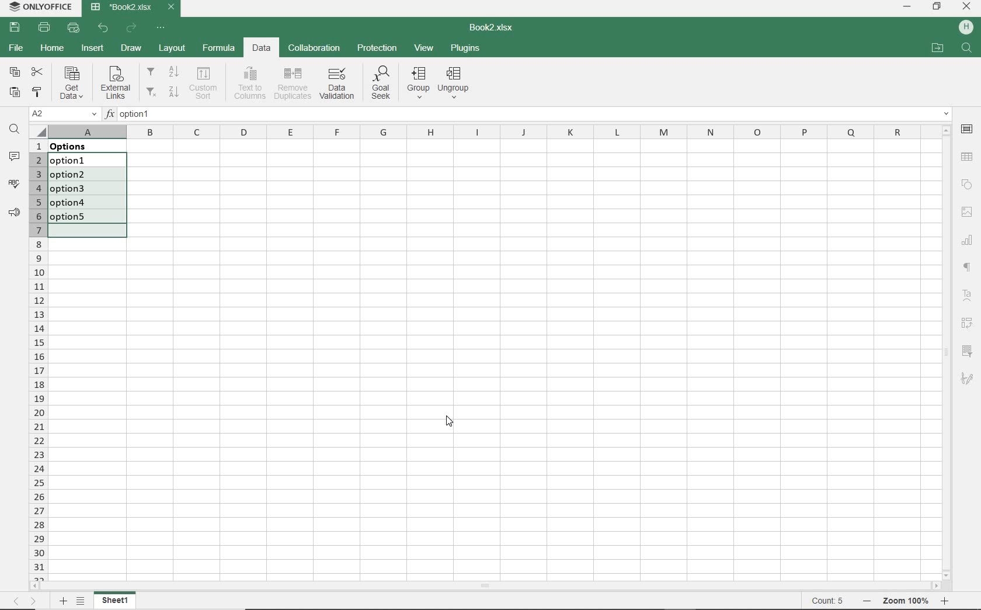  What do you see at coordinates (217, 49) in the screenshot?
I see `FORMULA` at bounding box center [217, 49].